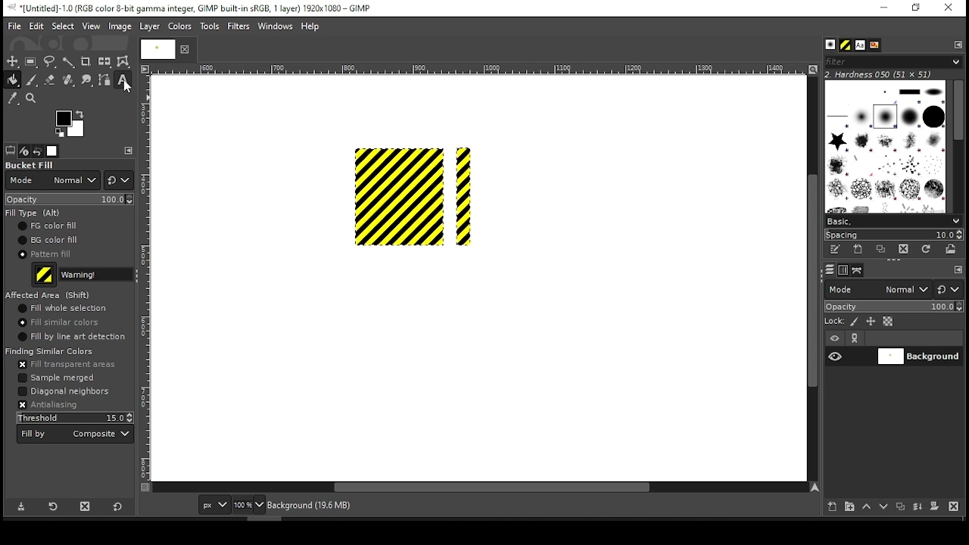 The height and width of the screenshot is (545, 969). I want to click on spacing, so click(893, 235).